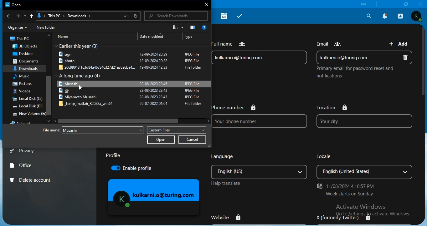 The image size is (427, 226). What do you see at coordinates (29, 114) in the screenshot?
I see `new volume e` at bounding box center [29, 114].